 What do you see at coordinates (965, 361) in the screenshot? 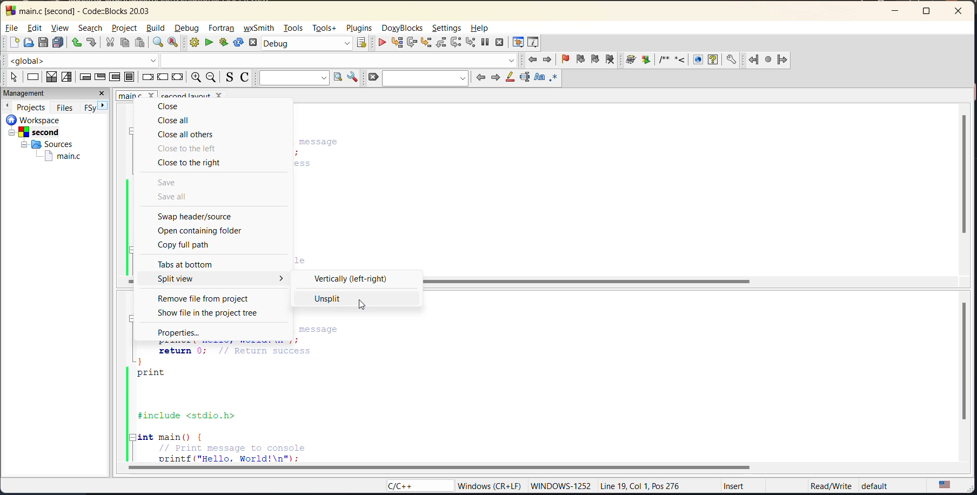
I see `vertical scroll bar` at bounding box center [965, 361].